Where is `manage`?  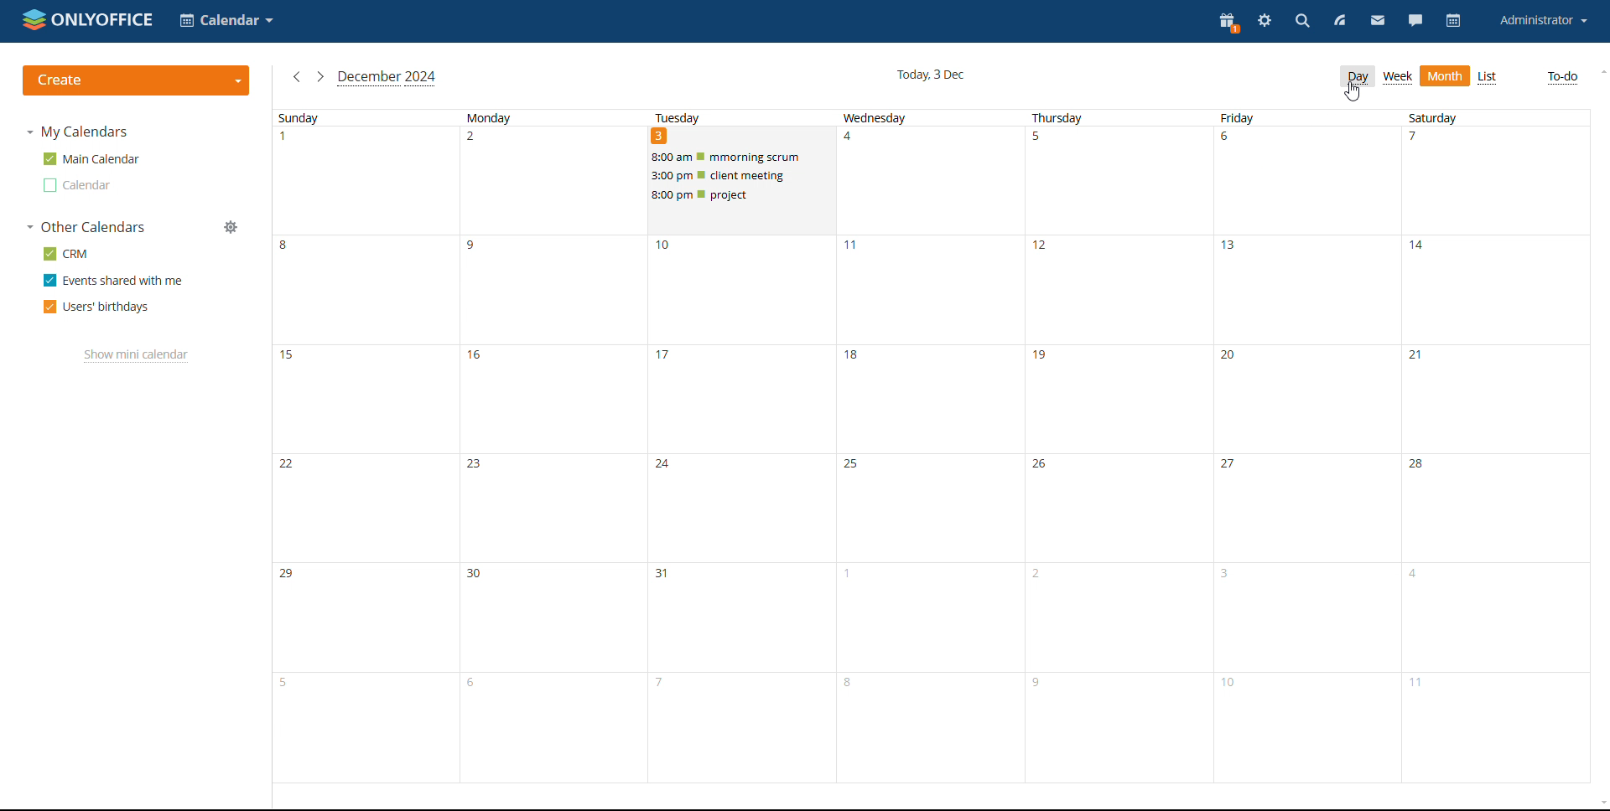 manage is located at coordinates (231, 227).